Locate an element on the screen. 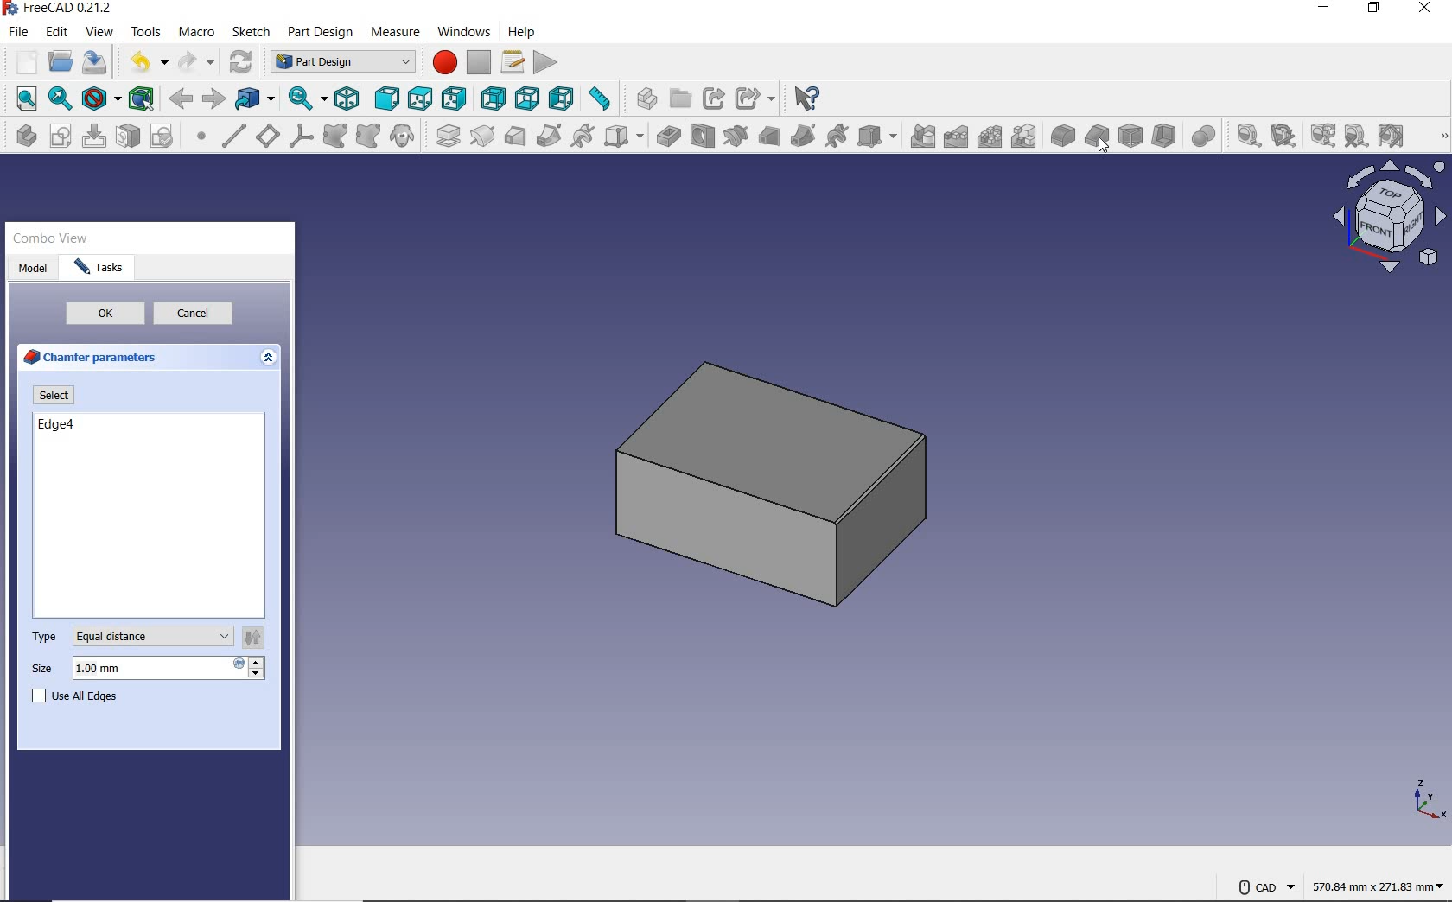  what's this? is located at coordinates (807, 98).